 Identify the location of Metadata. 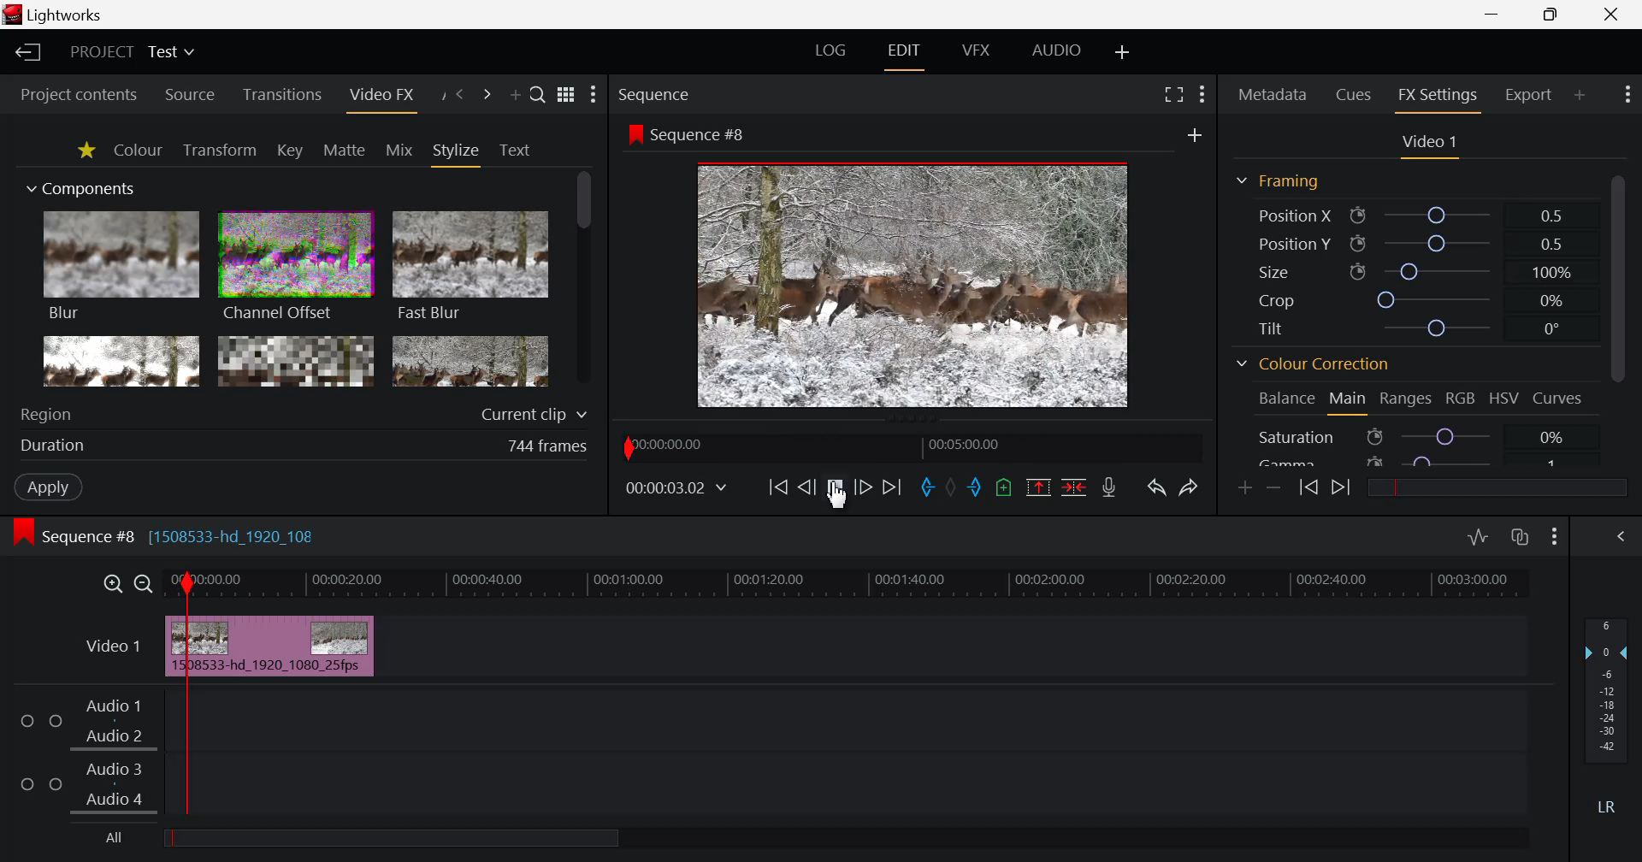
(1271, 96).